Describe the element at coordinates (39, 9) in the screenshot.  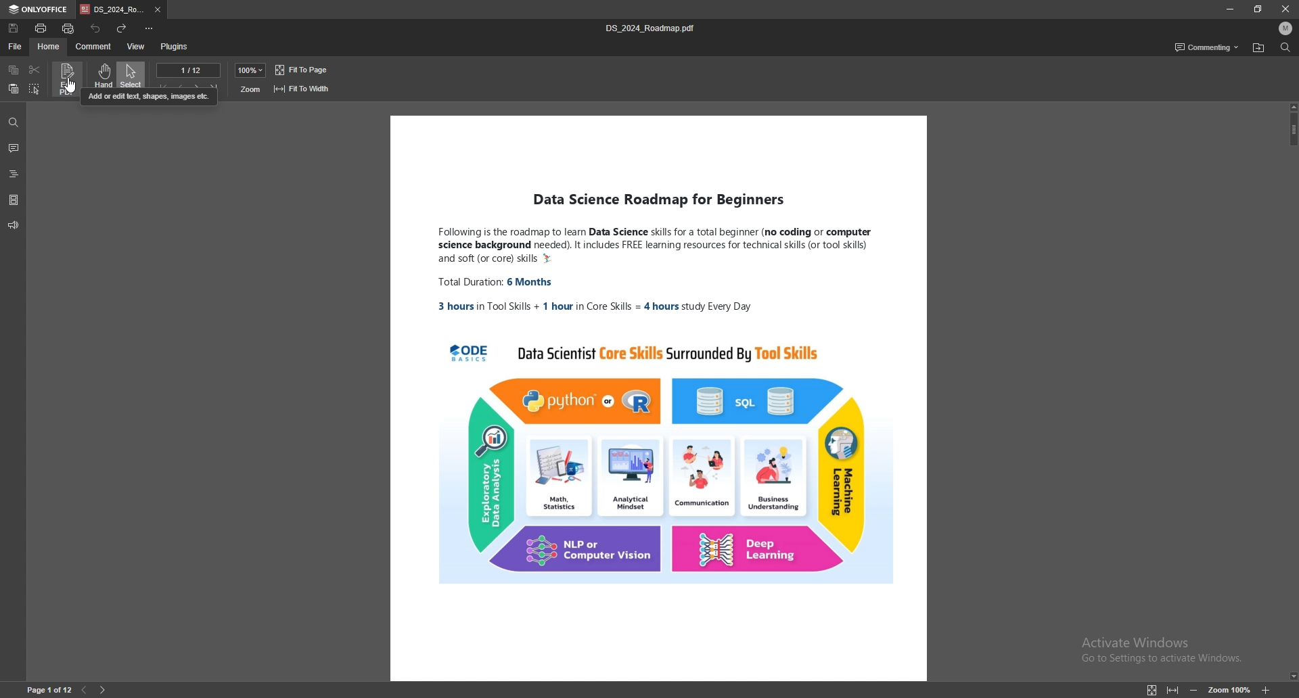
I see `onlyoffice` at that location.